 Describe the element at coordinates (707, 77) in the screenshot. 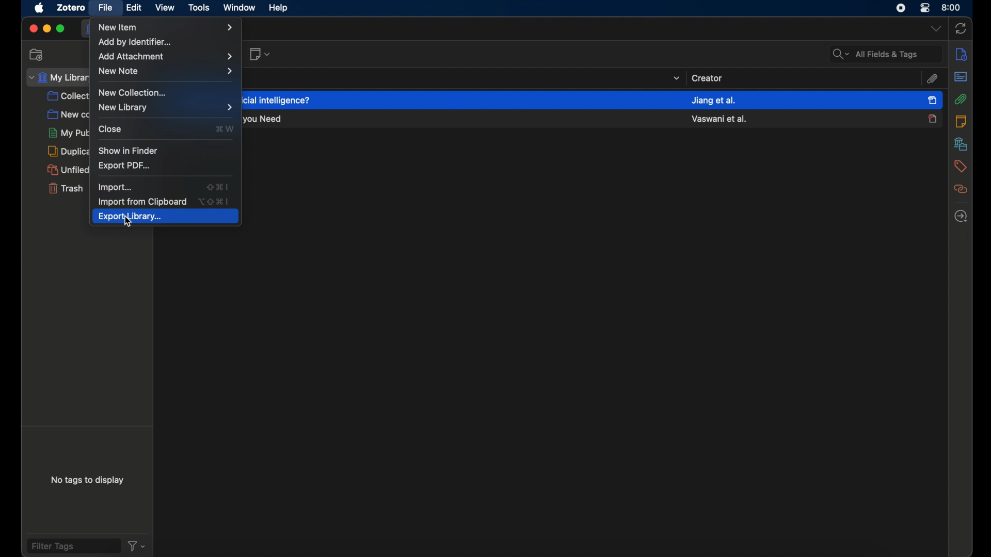

I see `creator` at that location.